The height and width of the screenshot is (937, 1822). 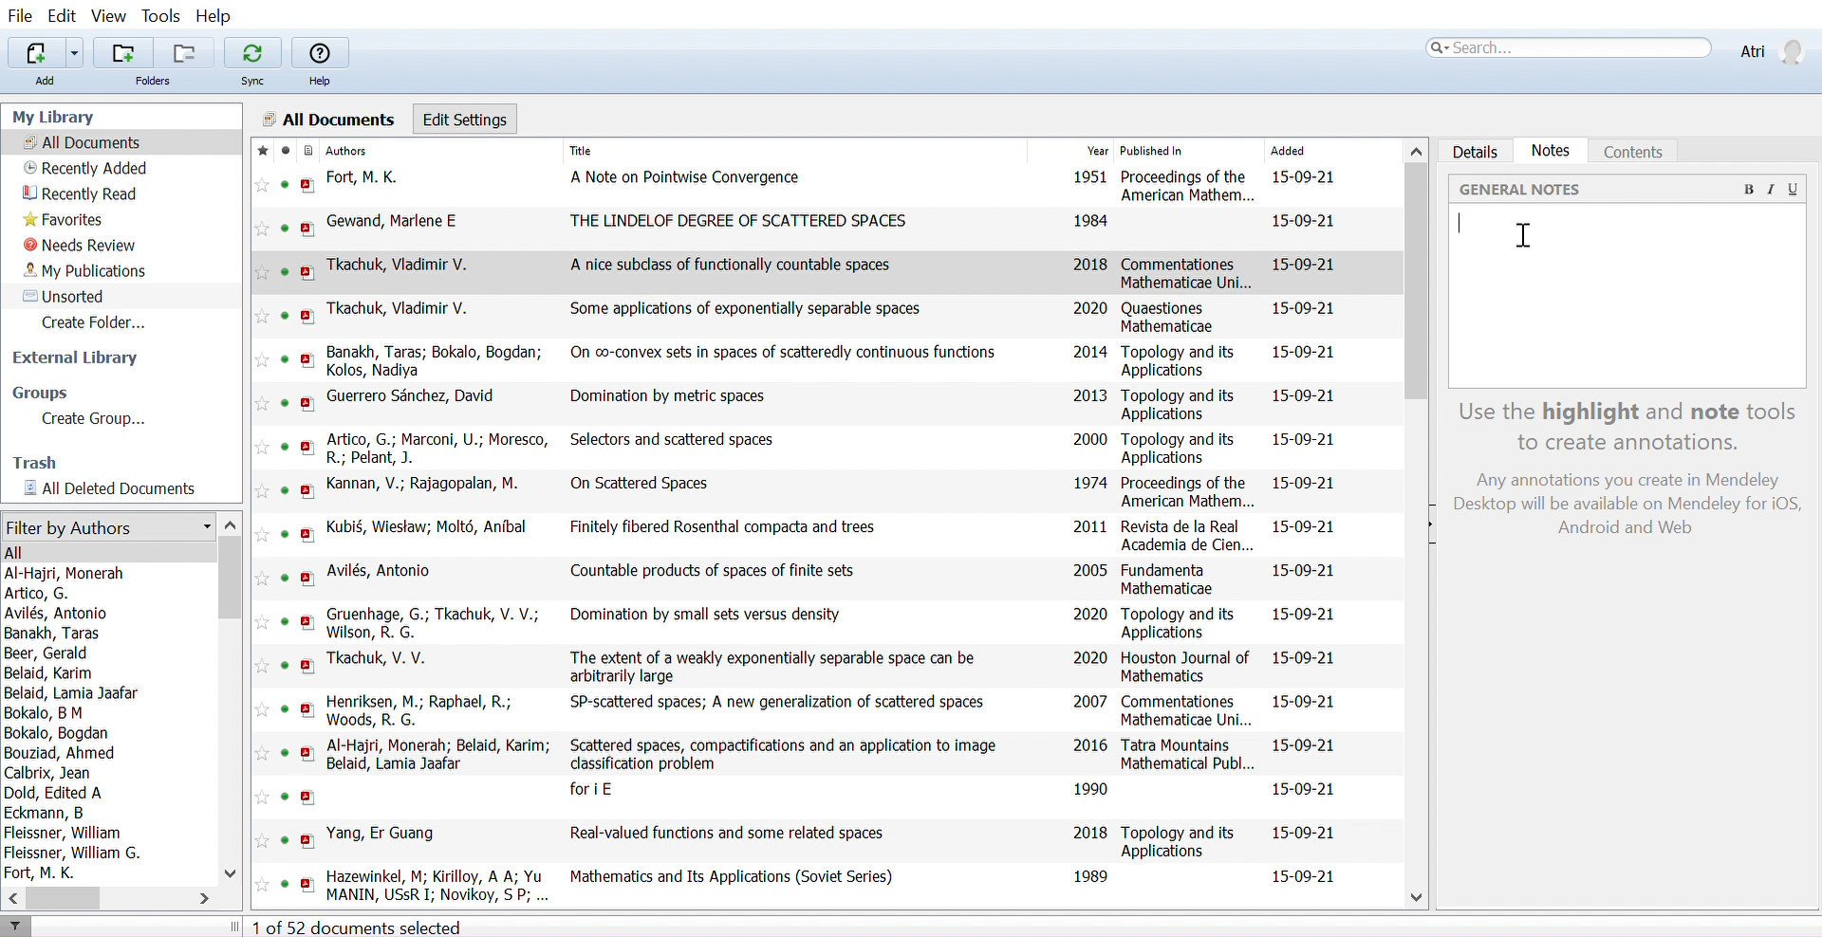 I want to click on Bokalo, Bogdan, so click(x=62, y=734).